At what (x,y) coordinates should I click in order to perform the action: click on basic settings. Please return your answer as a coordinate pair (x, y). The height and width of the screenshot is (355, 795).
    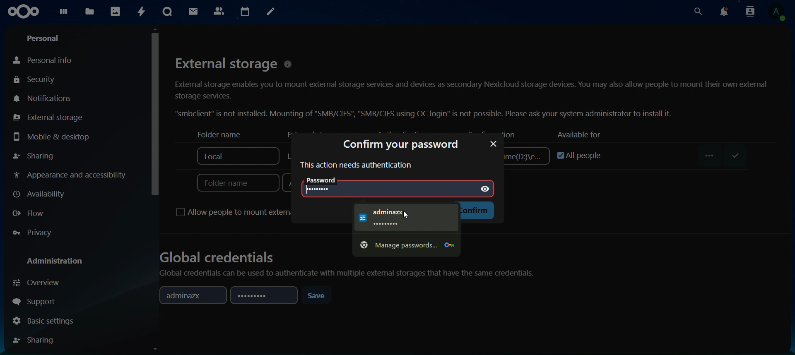
    Looking at the image, I should click on (45, 321).